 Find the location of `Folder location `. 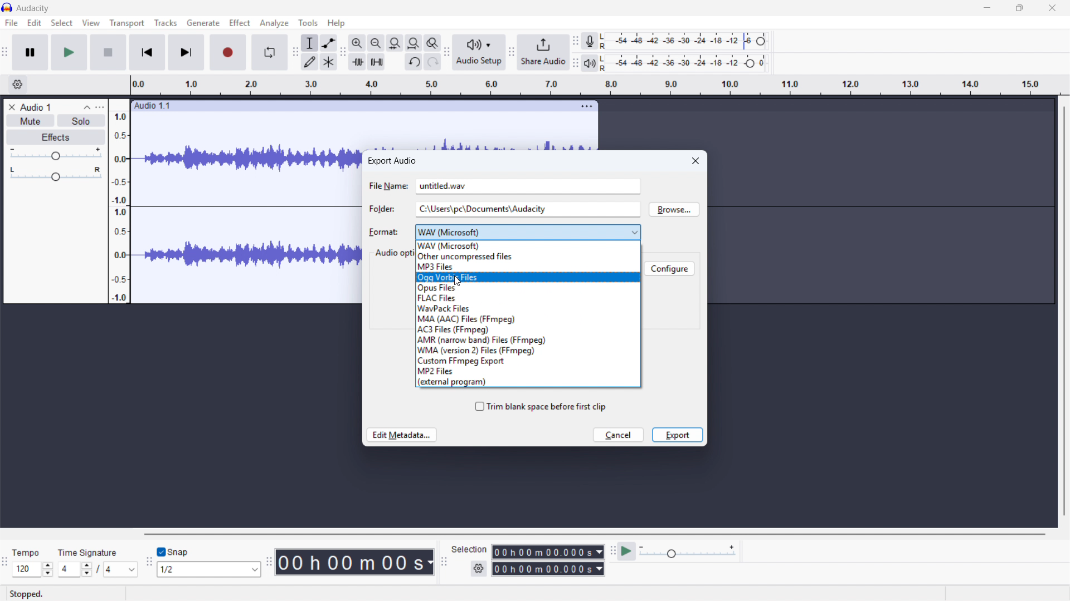

Folder location  is located at coordinates (528, 209).